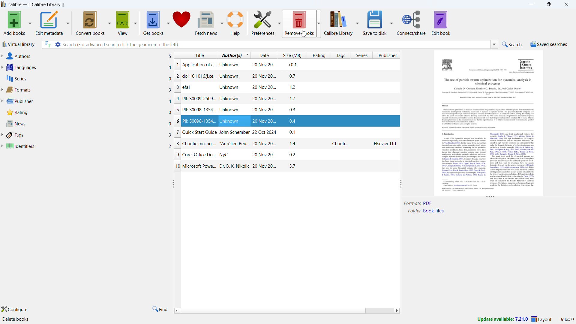 The height and width of the screenshot is (324, 576). Describe the element at coordinates (375, 22) in the screenshot. I see `save to disk` at that location.